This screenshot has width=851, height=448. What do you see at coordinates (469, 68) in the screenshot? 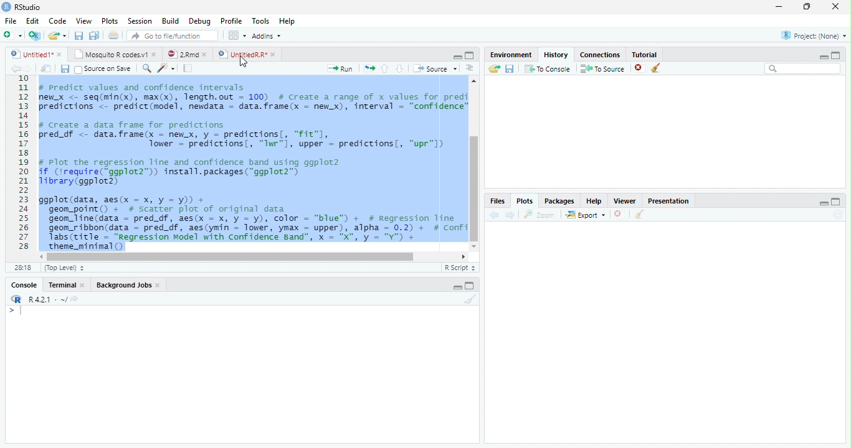
I see `Alignment` at bounding box center [469, 68].